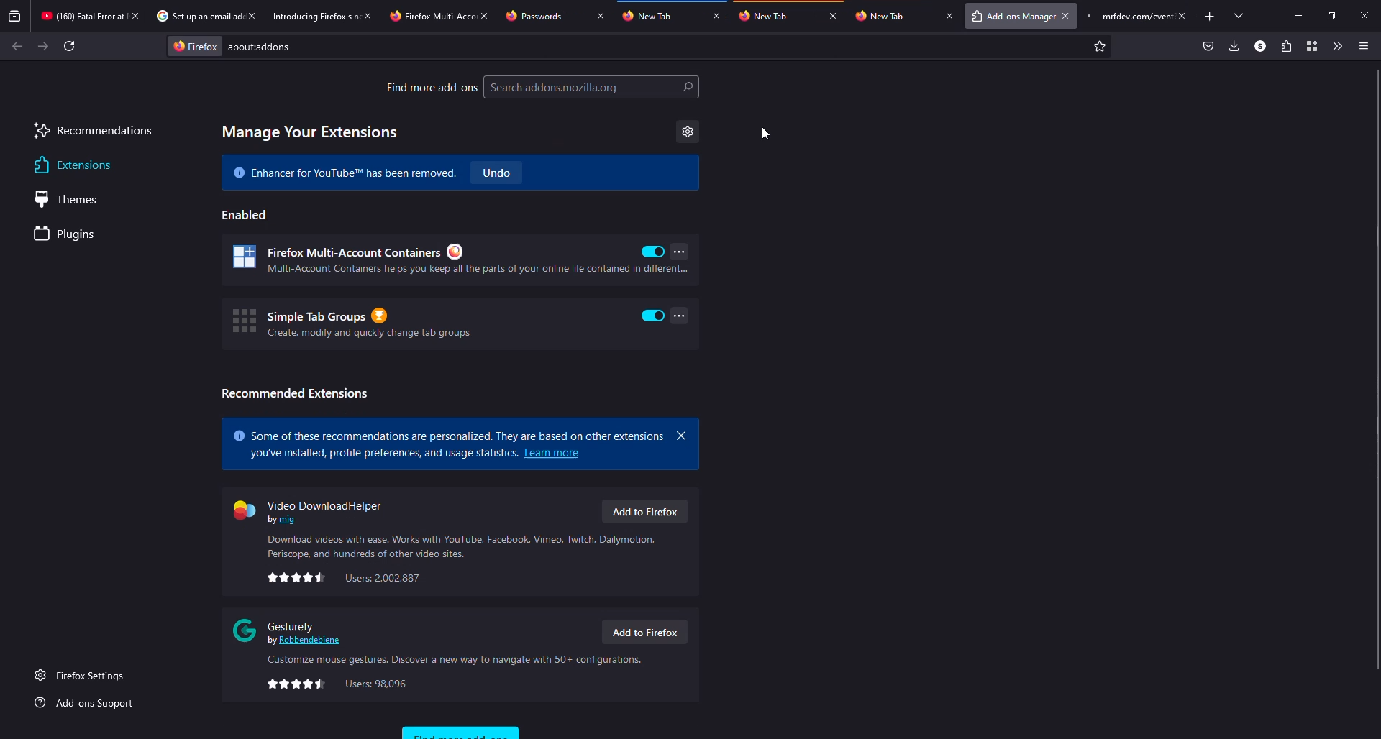  I want to click on enabled, so click(247, 214).